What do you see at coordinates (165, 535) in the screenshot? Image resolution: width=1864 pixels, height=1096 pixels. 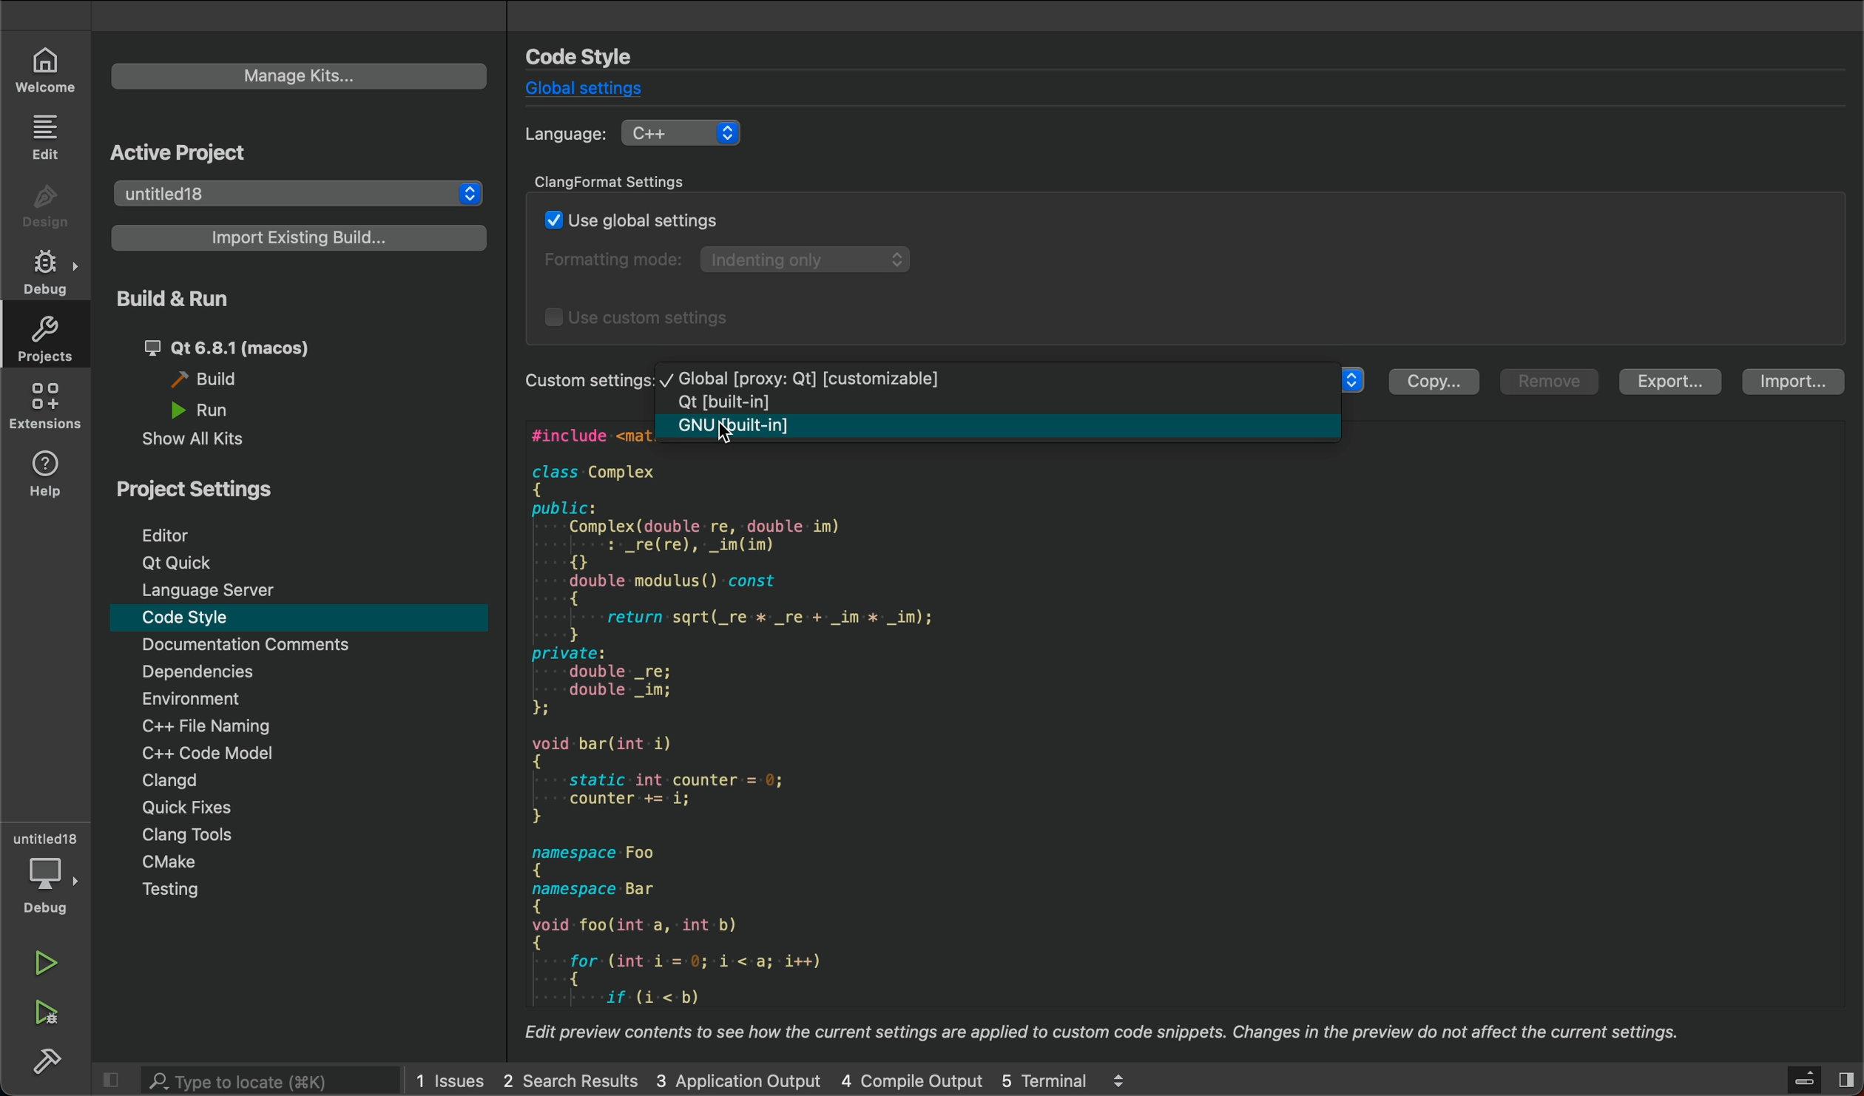 I see `editor` at bounding box center [165, 535].